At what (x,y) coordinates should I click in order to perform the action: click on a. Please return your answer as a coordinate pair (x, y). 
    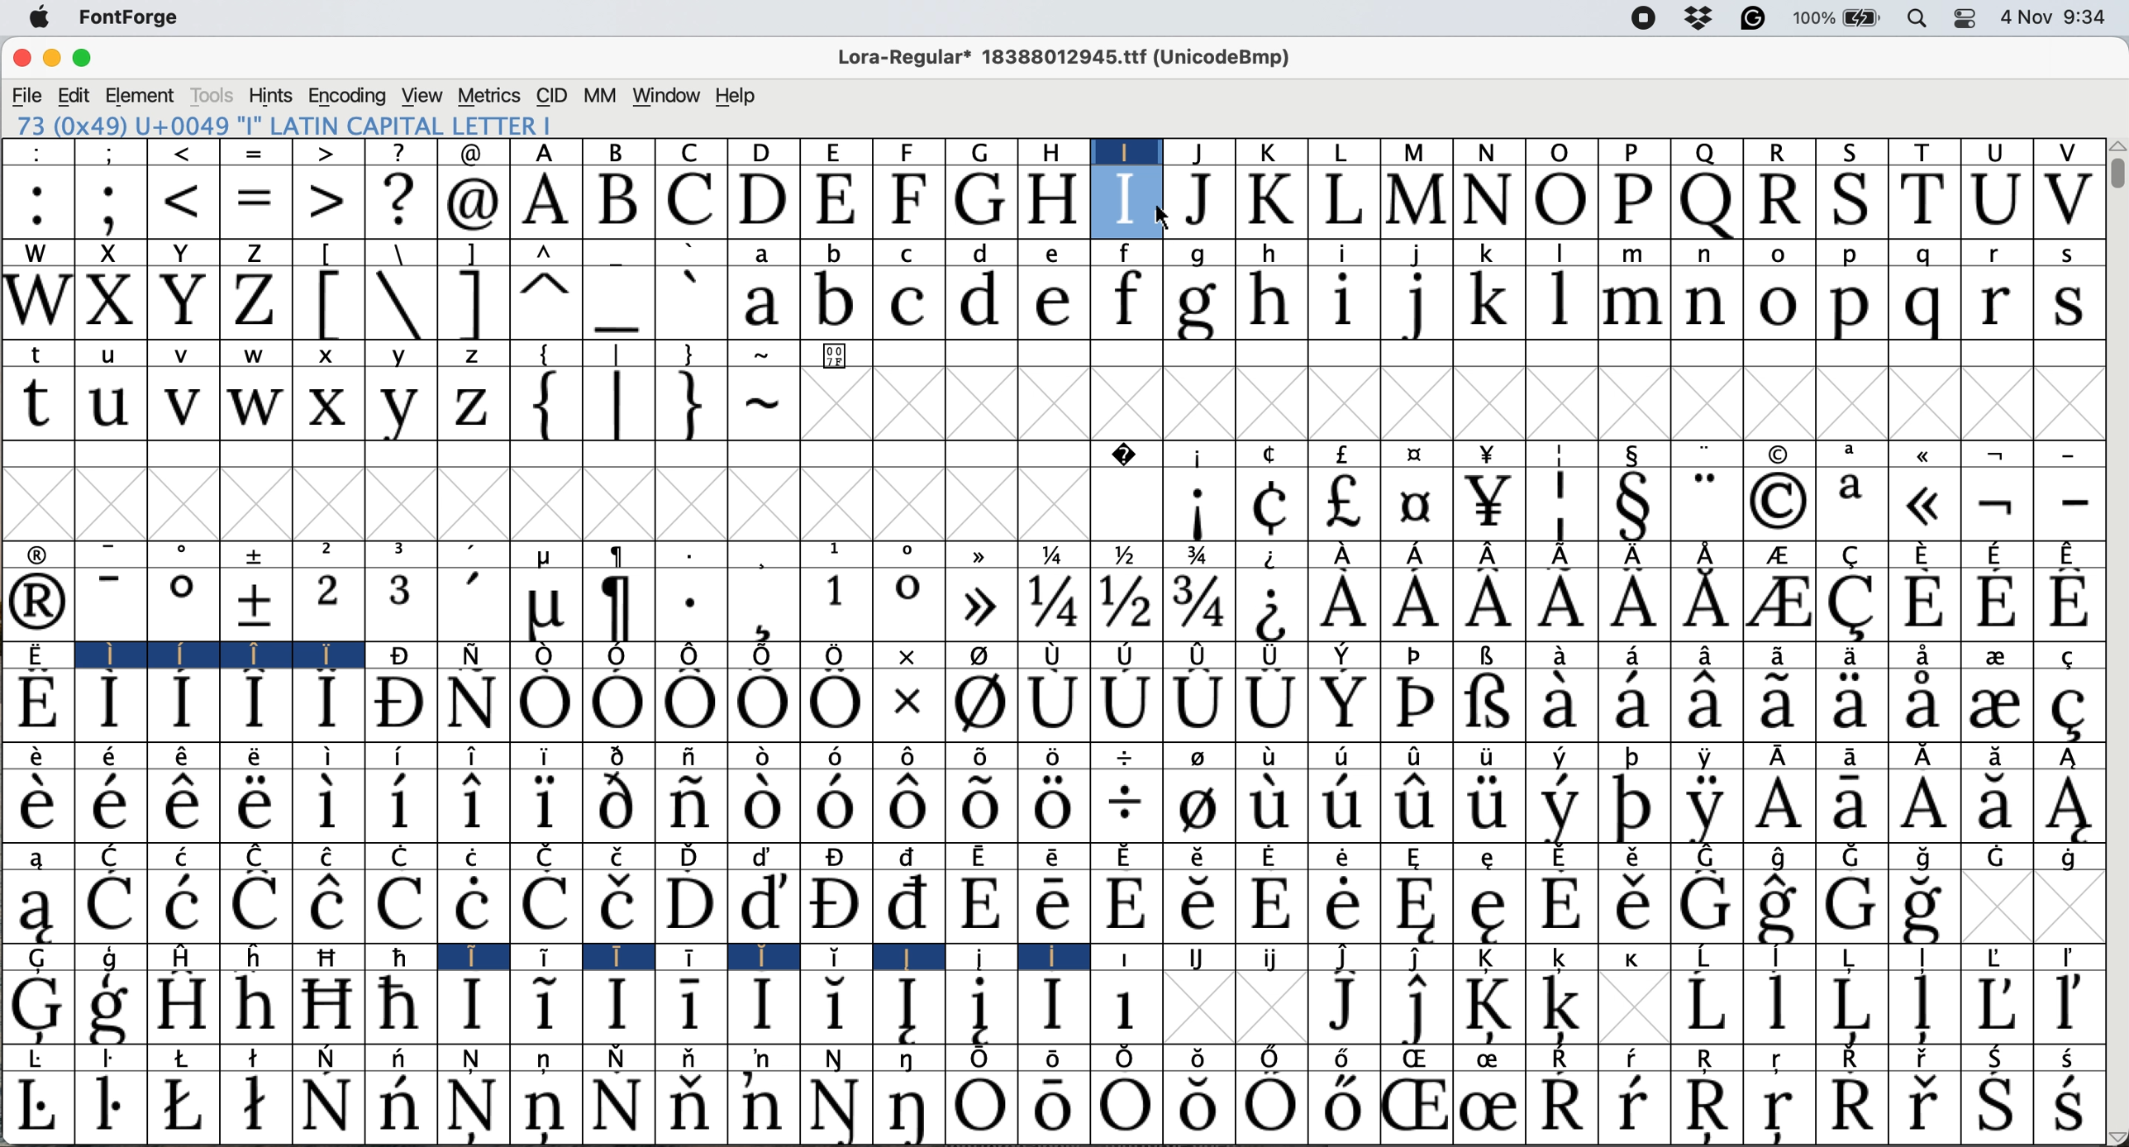
    Looking at the image, I should click on (1857, 455).